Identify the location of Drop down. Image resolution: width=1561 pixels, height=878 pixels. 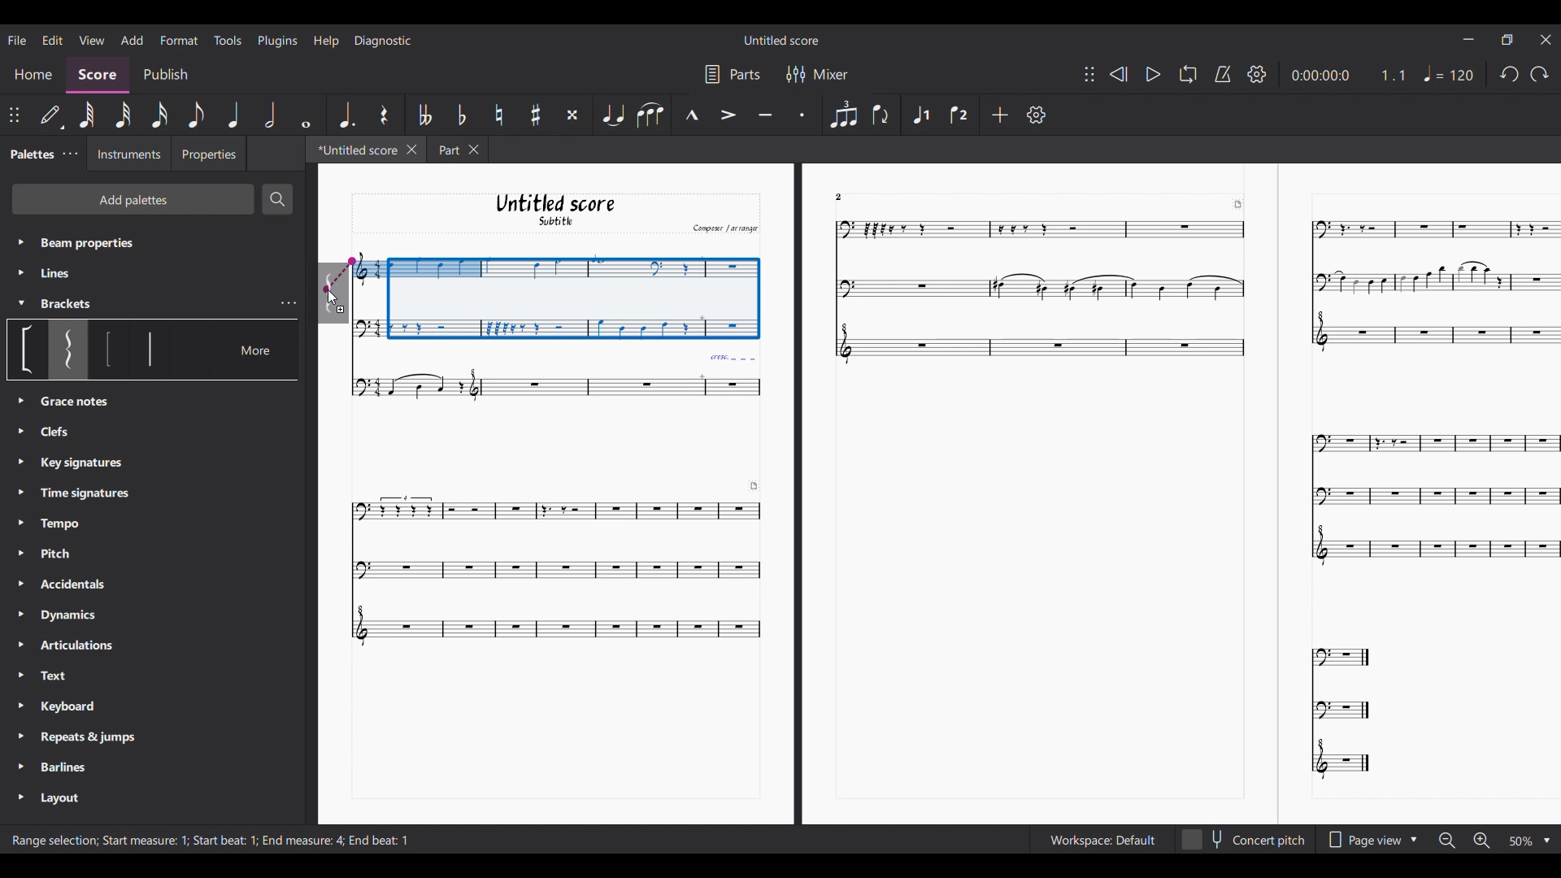
(1546, 841).